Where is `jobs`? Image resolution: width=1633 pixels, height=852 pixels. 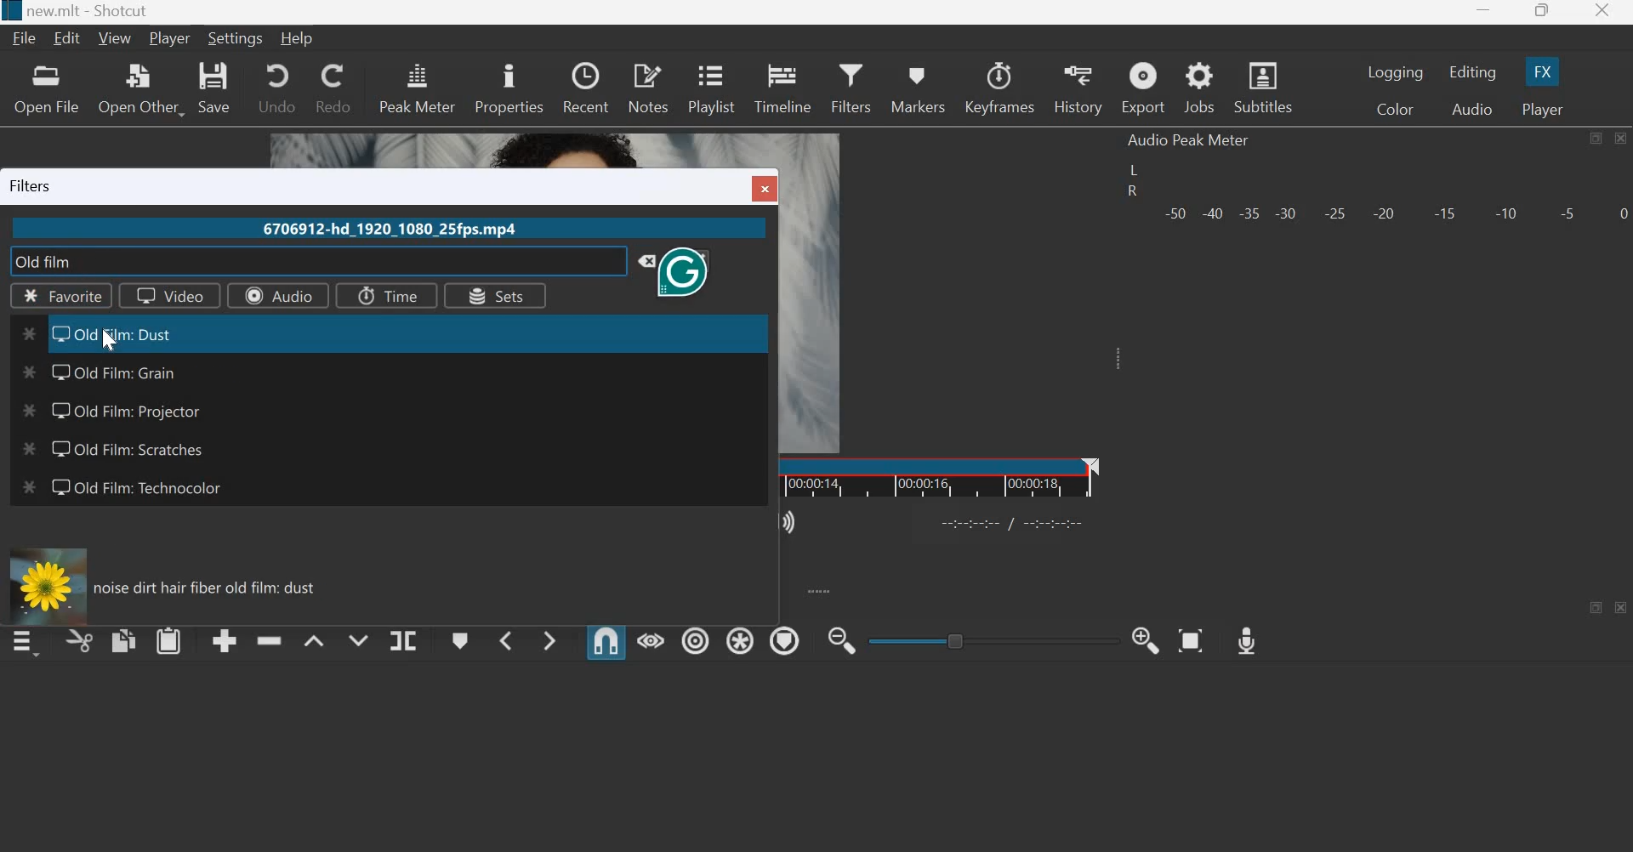 jobs is located at coordinates (1201, 88).